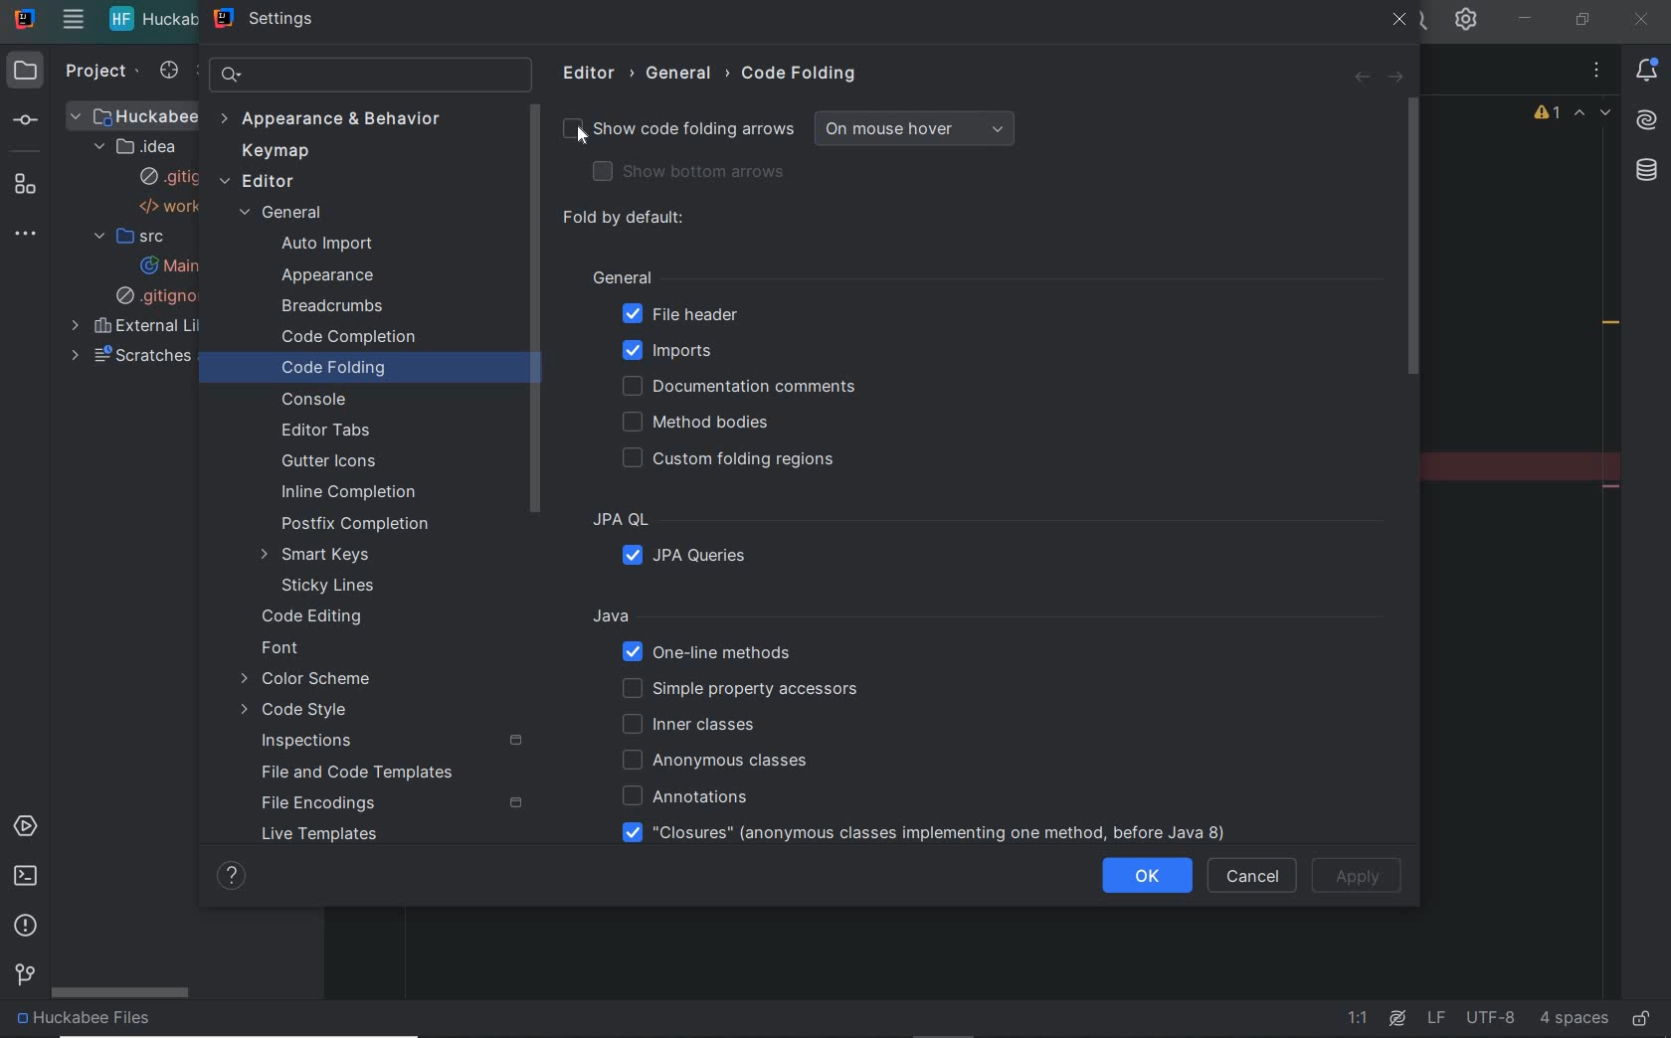 The height and width of the screenshot is (1038, 1671). Describe the element at coordinates (153, 21) in the screenshot. I see `project file name` at that location.